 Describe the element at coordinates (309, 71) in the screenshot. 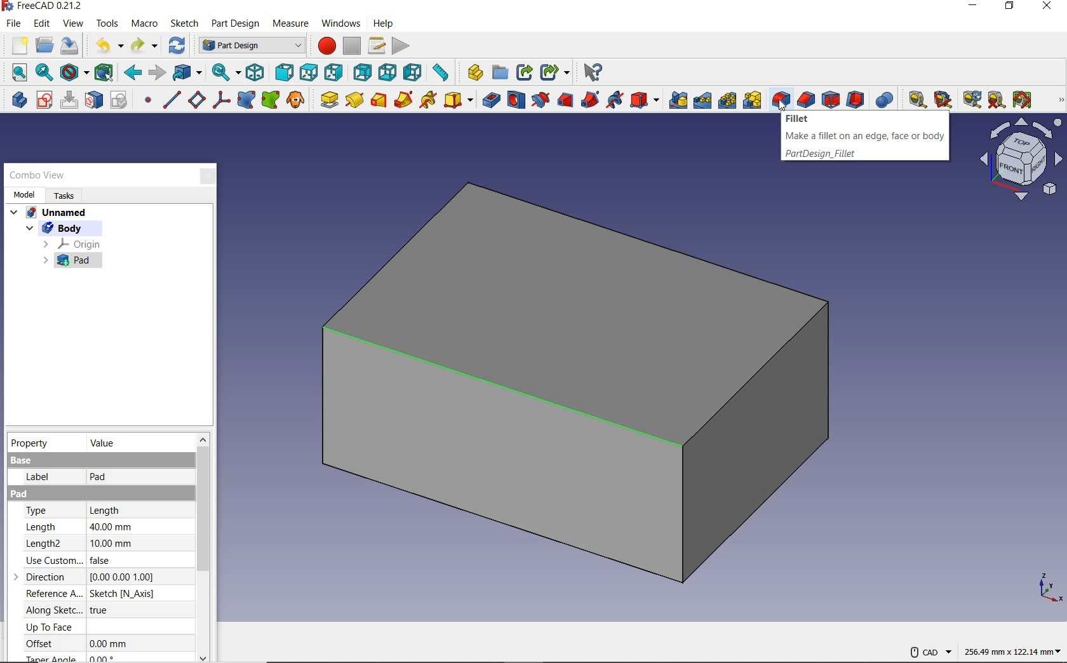

I see `top` at that location.